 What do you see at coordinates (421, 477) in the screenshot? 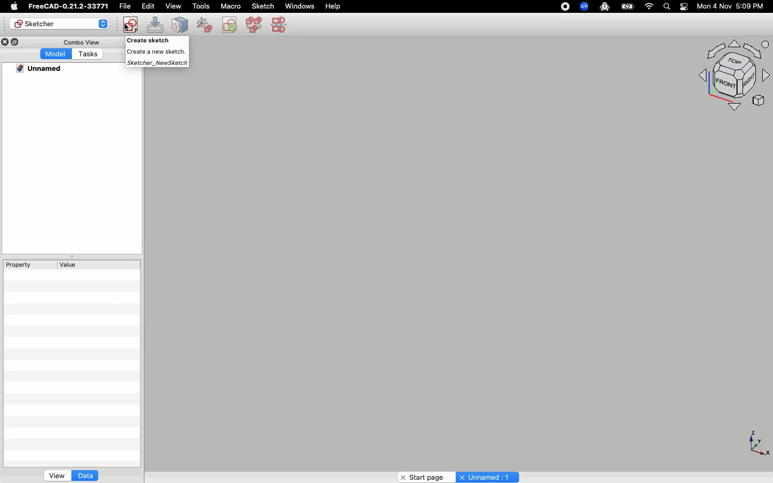
I see `Start page` at bounding box center [421, 477].